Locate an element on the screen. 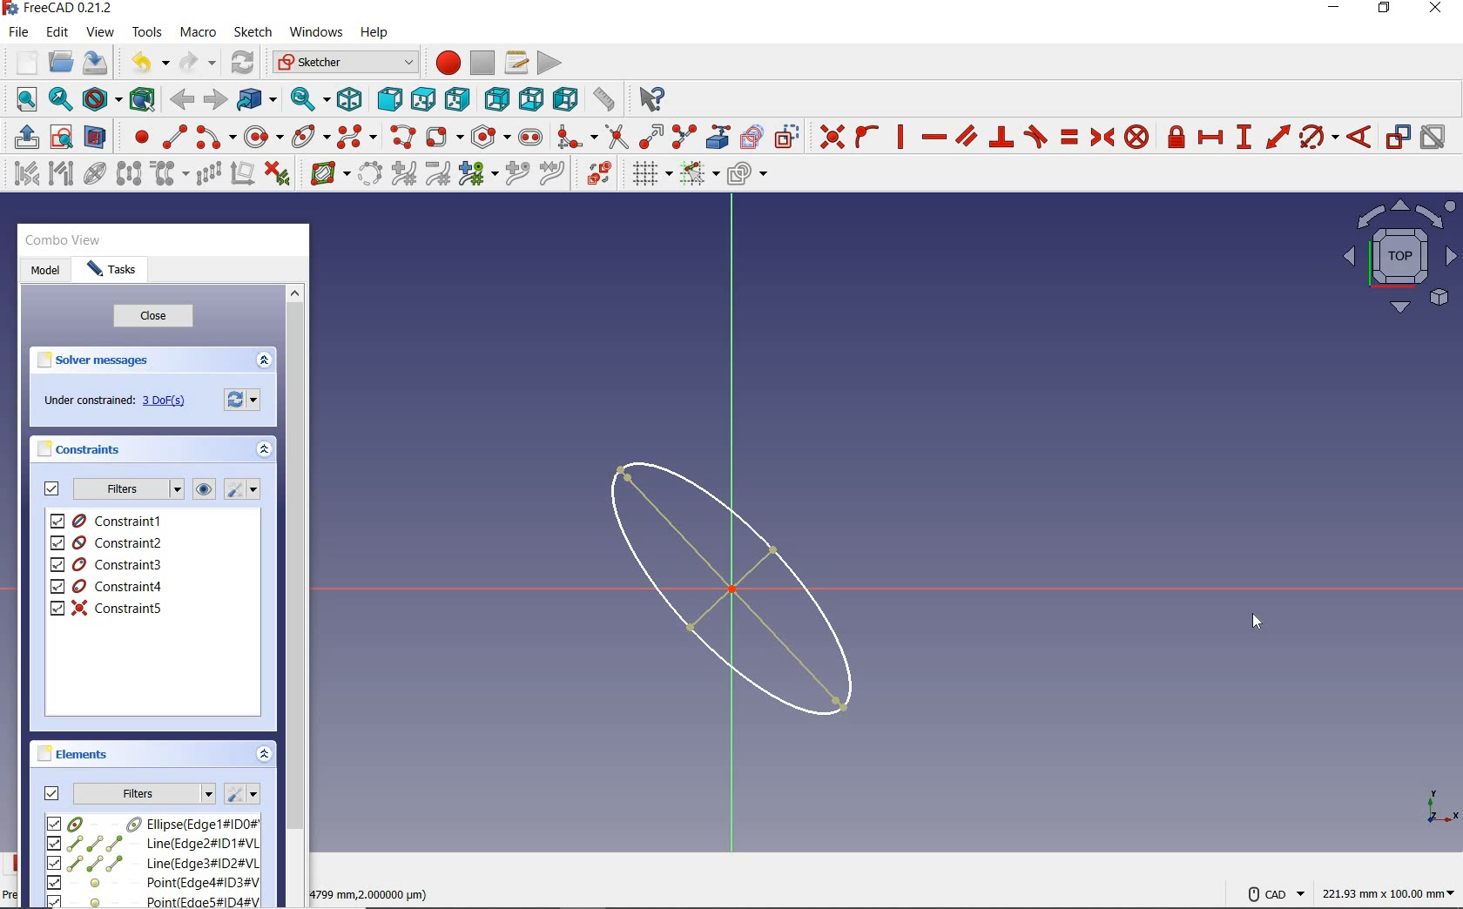  refresh is located at coordinates (245, 64).